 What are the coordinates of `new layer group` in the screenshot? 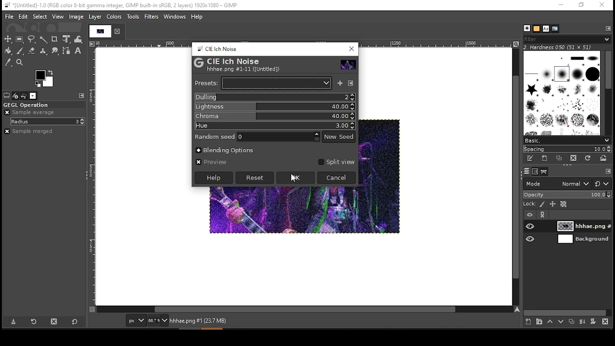 It's located at (538, 322).